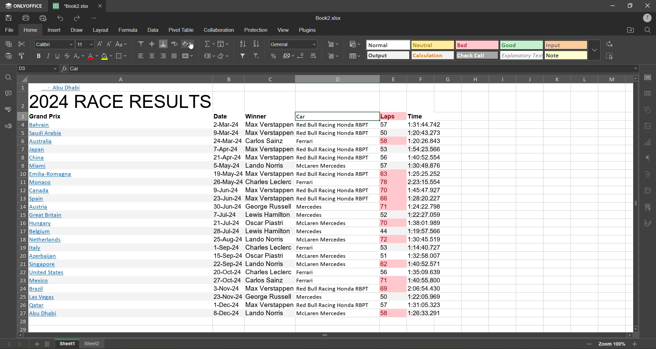 This screenshot has width=656, height=349. Describe the element at coordinates (43, 17) in the screenshot. I see `quick print` at that location.